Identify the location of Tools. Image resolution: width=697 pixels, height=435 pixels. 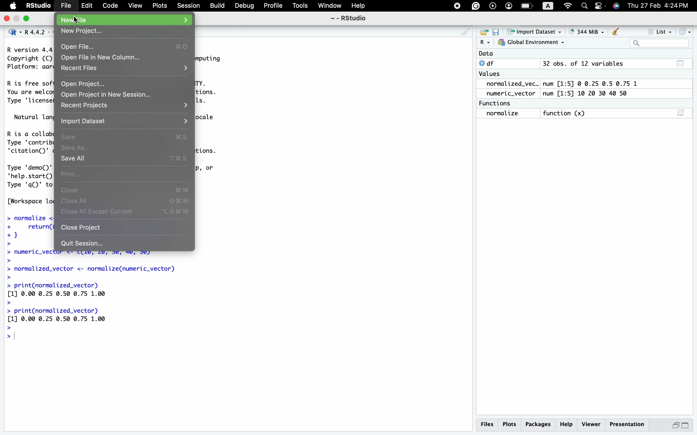
(300, 7).